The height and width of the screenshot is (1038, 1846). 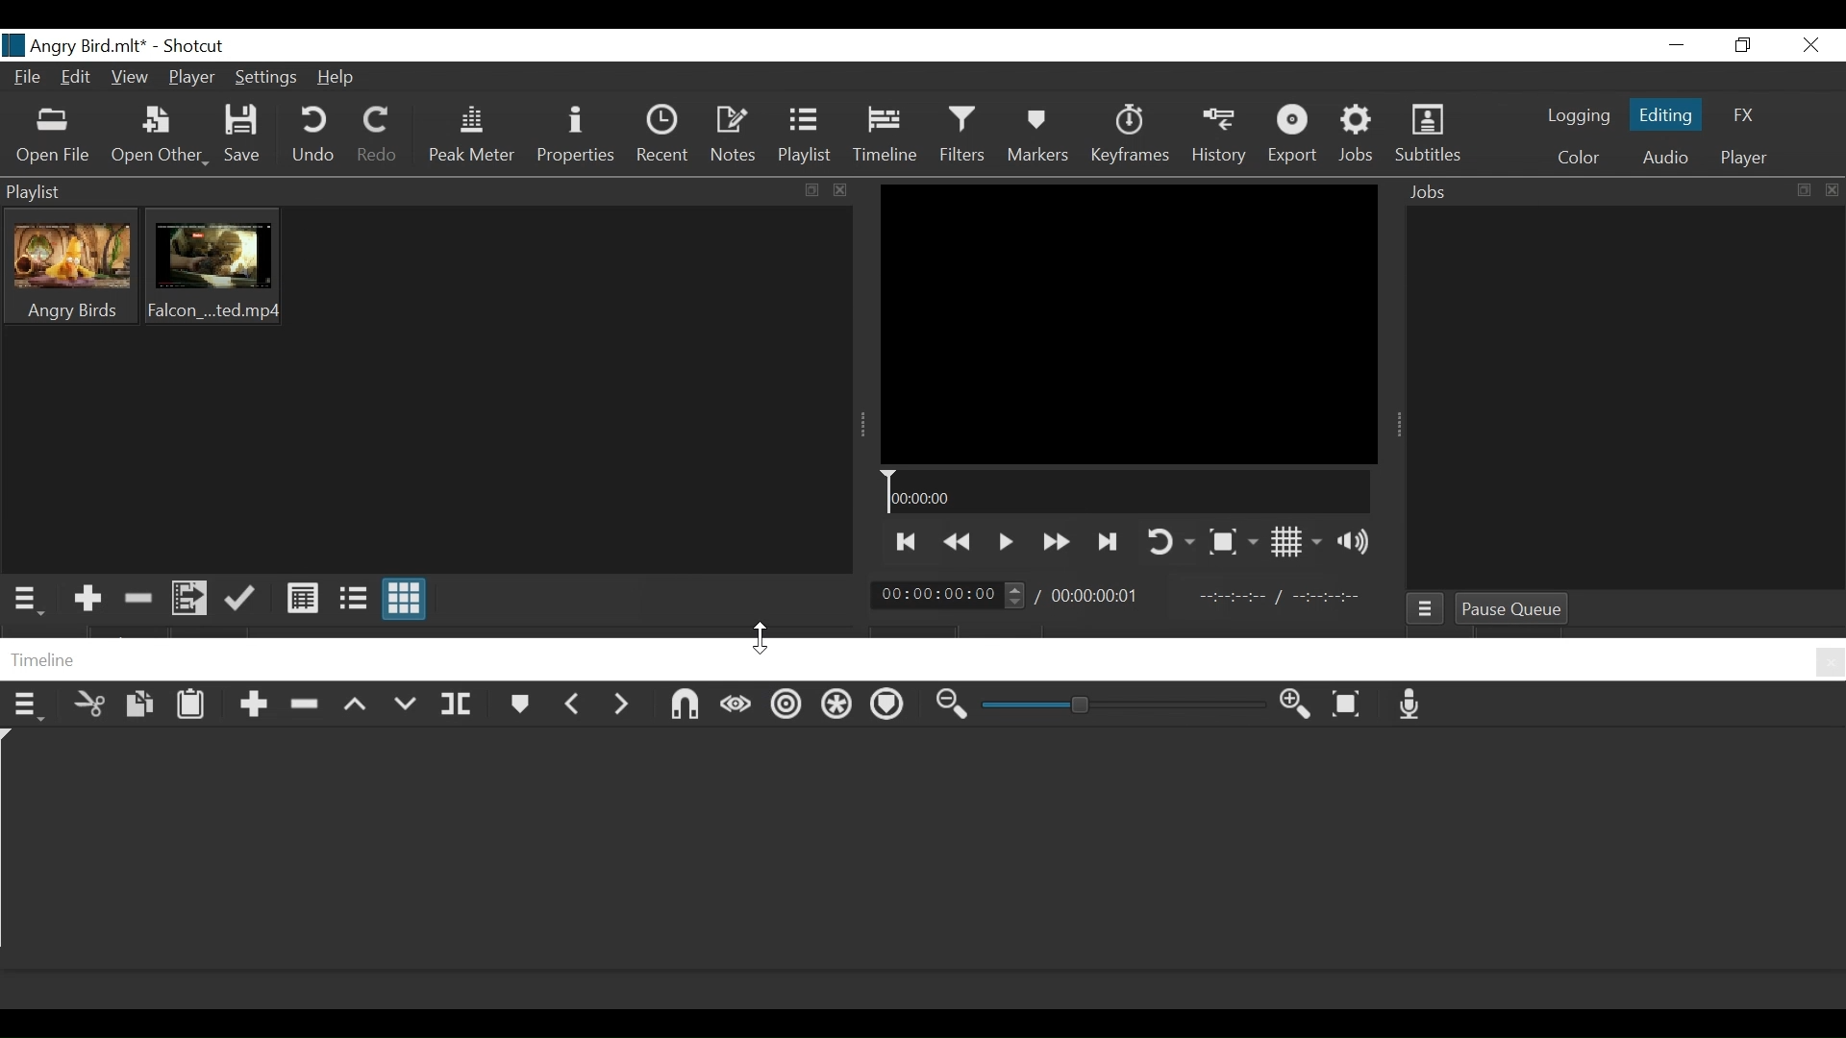 I want to click on Cursor, so click(x=760, y=635).